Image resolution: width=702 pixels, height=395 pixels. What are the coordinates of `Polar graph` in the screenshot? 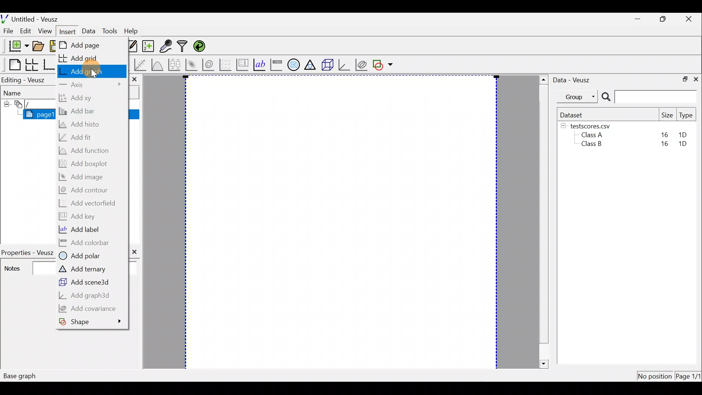 It's located at (294, 65).